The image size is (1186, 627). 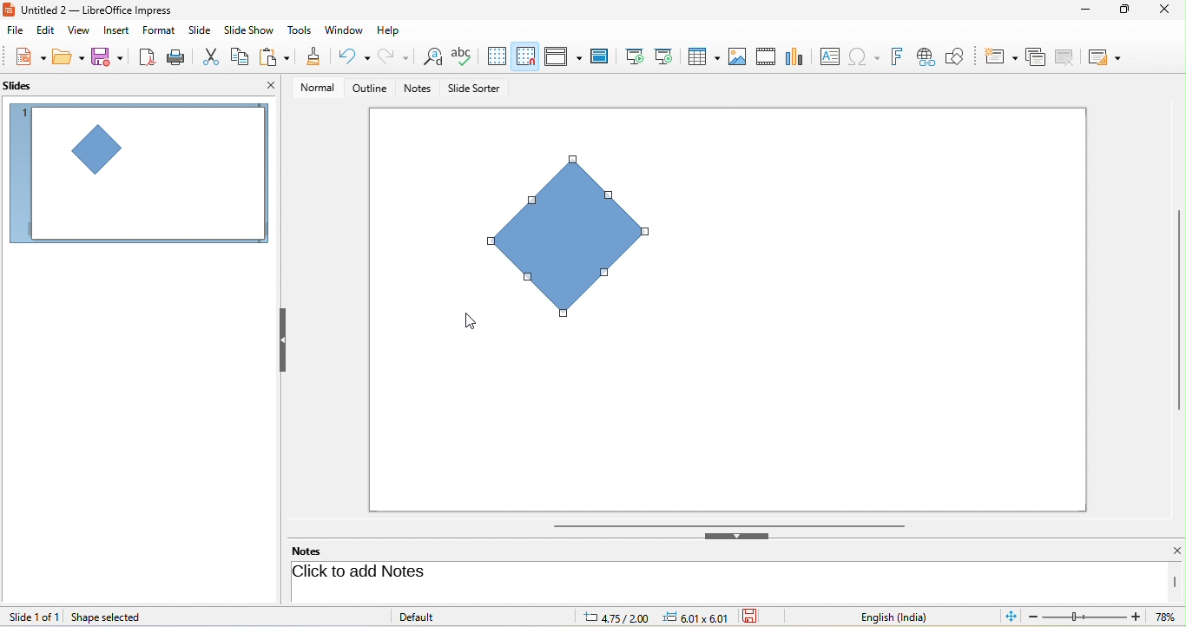 What do you see at coordinates (203, 30) in the screenshot?
I see `side` at bounding box center [203, 30].